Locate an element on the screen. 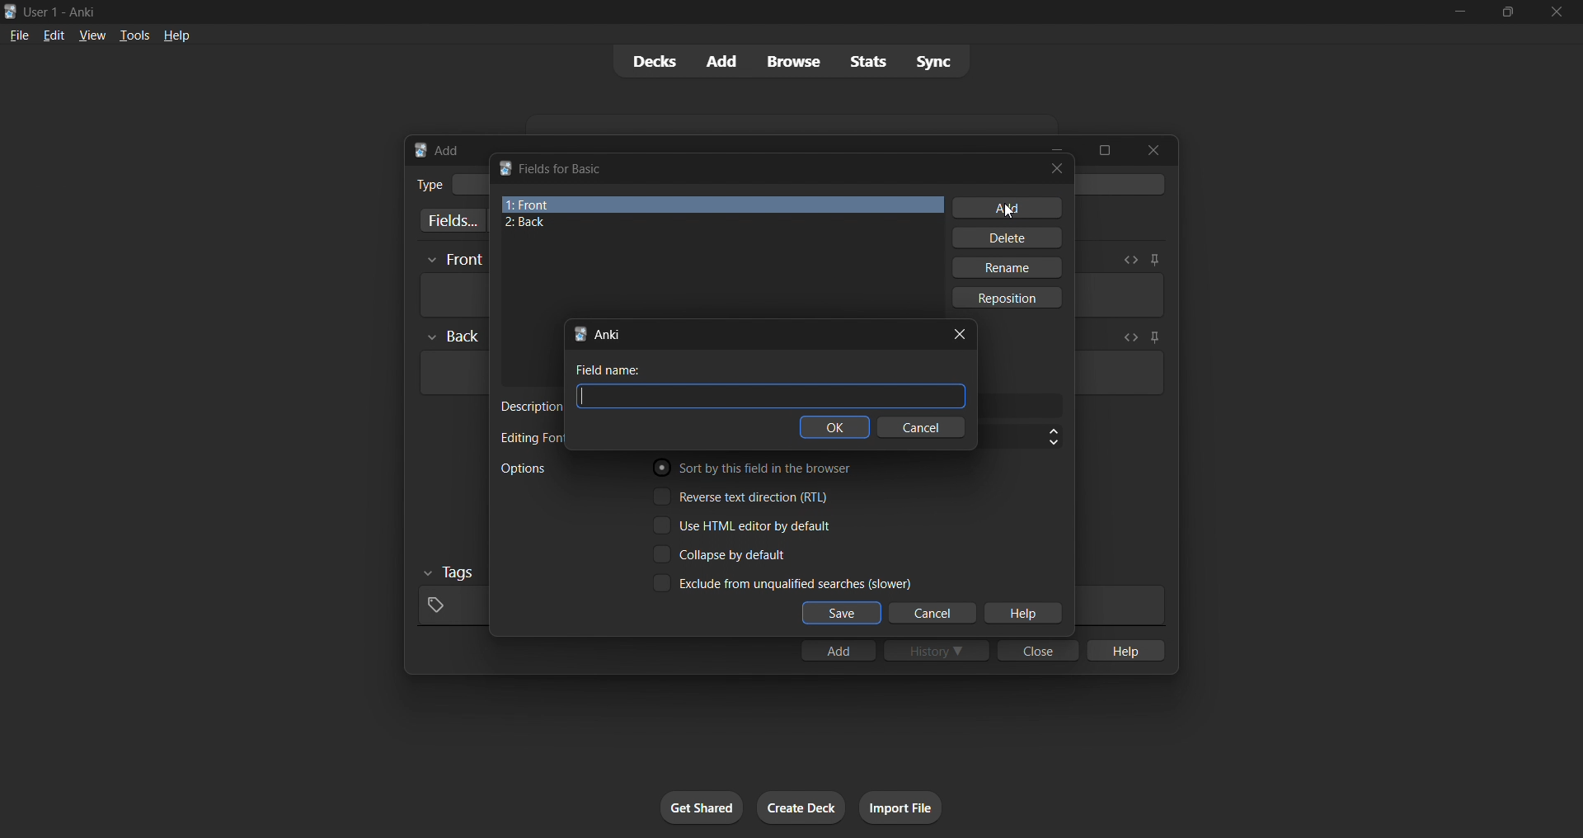 The image size is (1583, 838). back field is located at coordinates (716, 223).